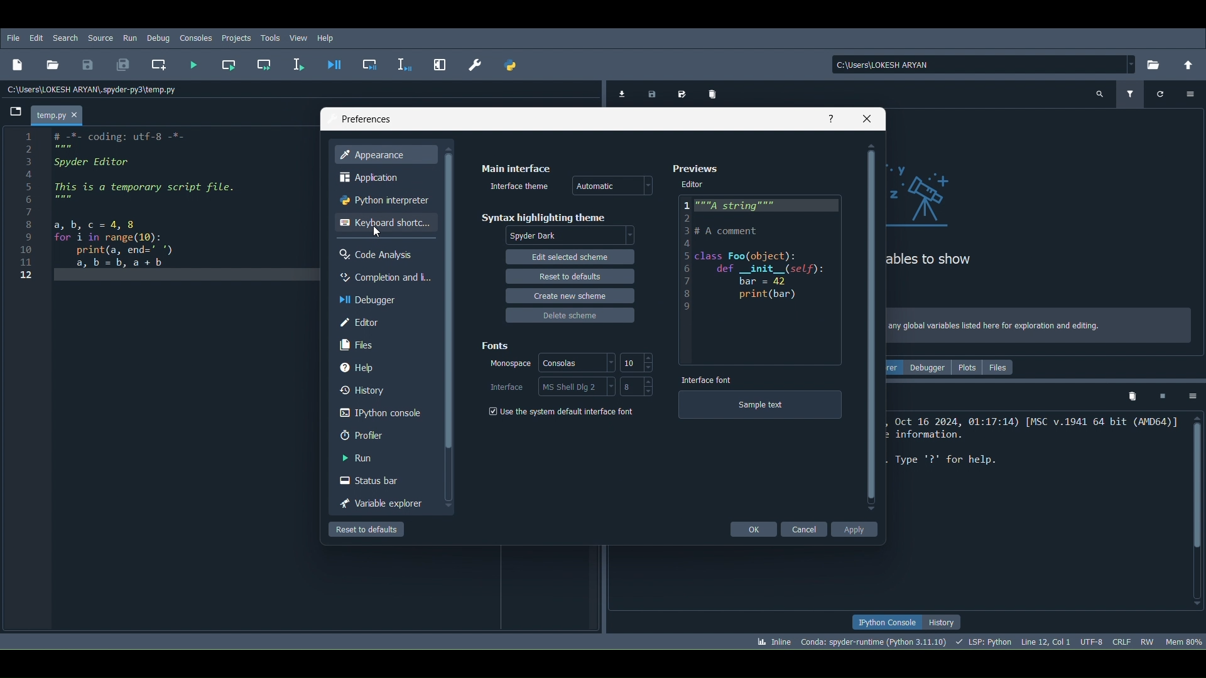 The image size is (1206, 678). Describe the element at coordinates (194, 38) in the screenshot. I see `Consoles` at that location.